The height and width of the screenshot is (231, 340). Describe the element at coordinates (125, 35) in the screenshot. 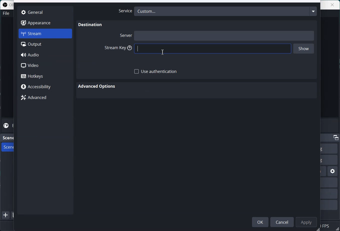

I see `Server` at that location.